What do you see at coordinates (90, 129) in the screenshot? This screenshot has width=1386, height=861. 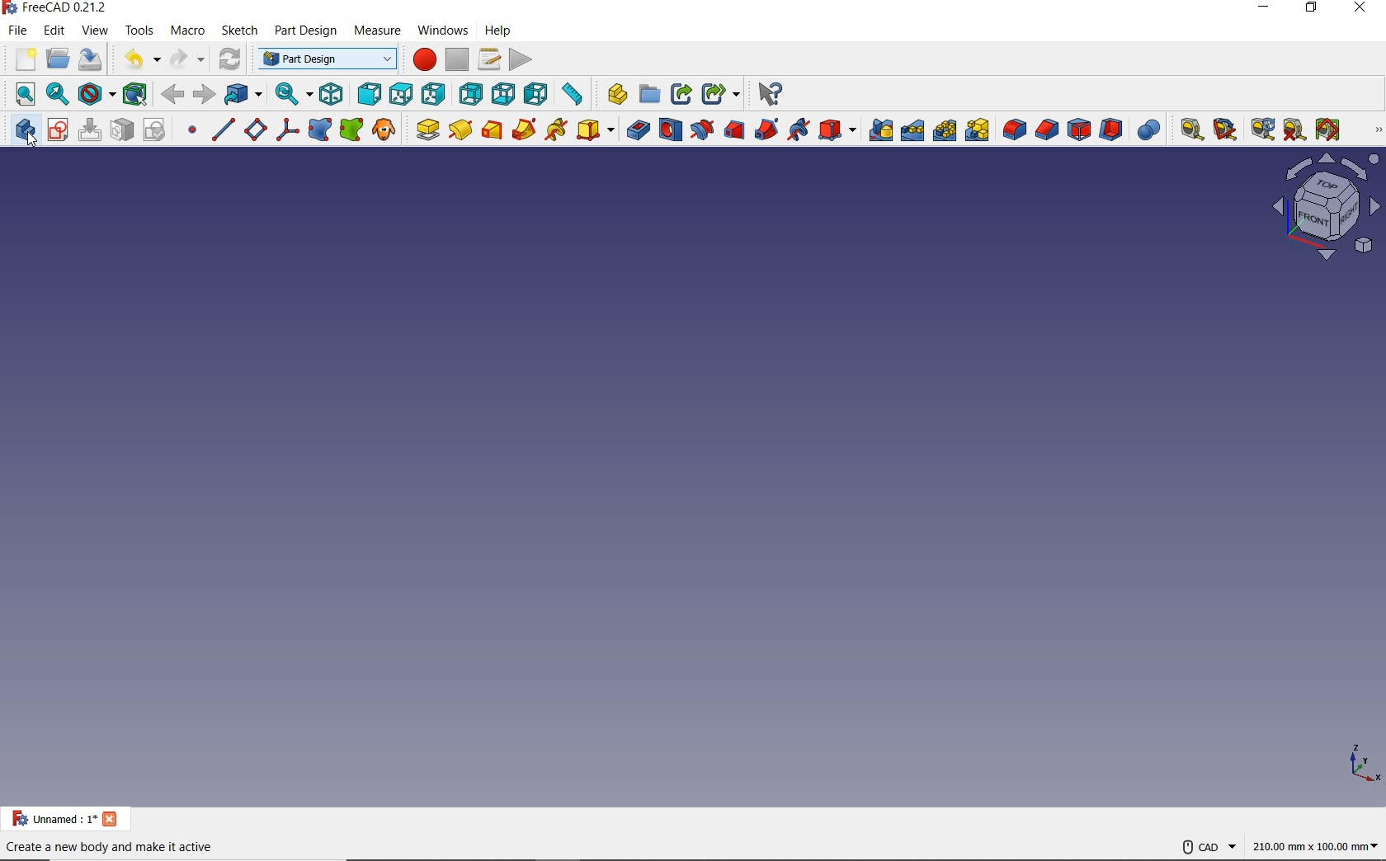 I see `EDIT SKETCH` at bounding box center [90, 129].